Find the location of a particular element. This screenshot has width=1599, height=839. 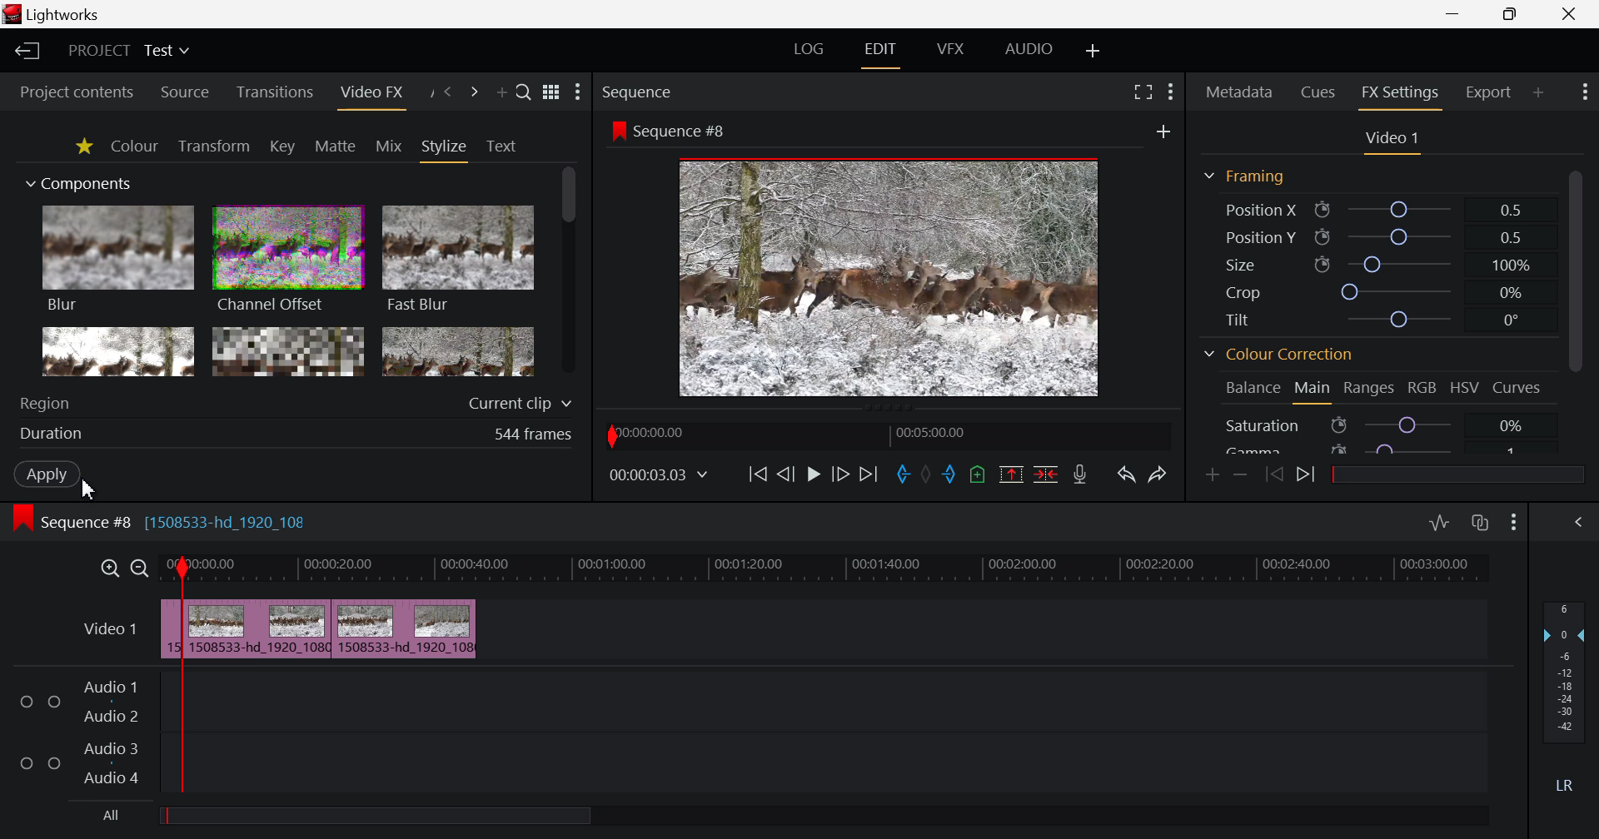

Show Settings is located at coordinates (1514, 524).